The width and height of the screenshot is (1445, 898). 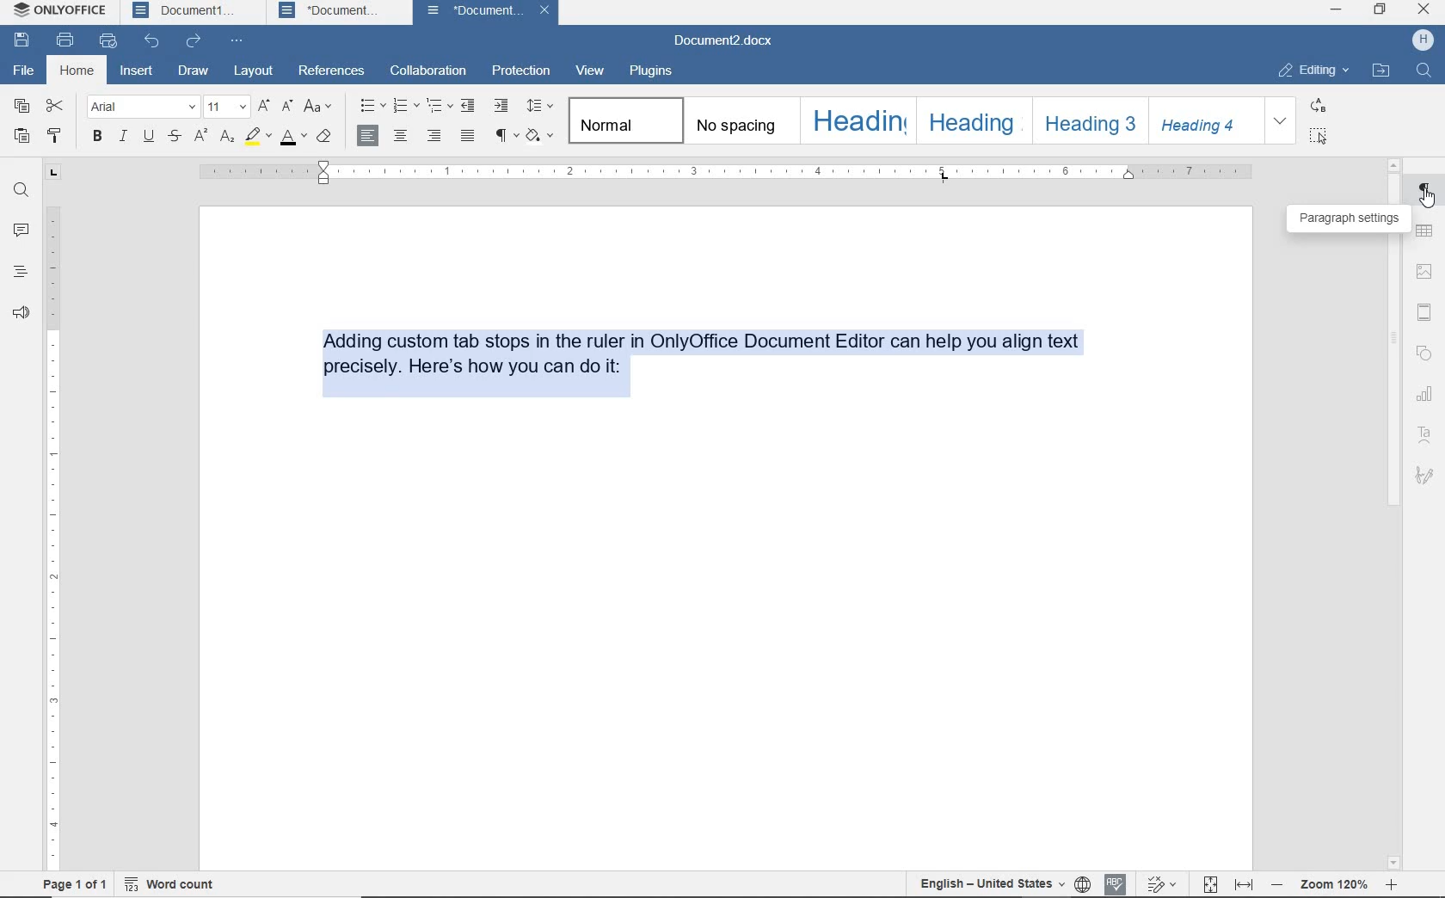 I want to click on view, so click(x=587, y=71).